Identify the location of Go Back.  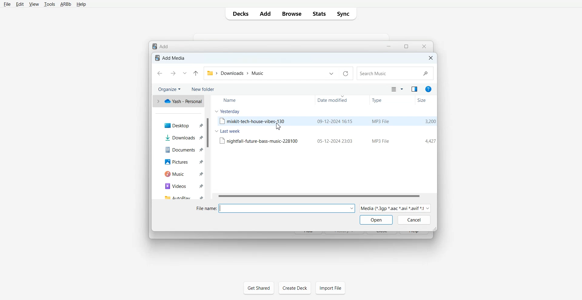
(160, 73).